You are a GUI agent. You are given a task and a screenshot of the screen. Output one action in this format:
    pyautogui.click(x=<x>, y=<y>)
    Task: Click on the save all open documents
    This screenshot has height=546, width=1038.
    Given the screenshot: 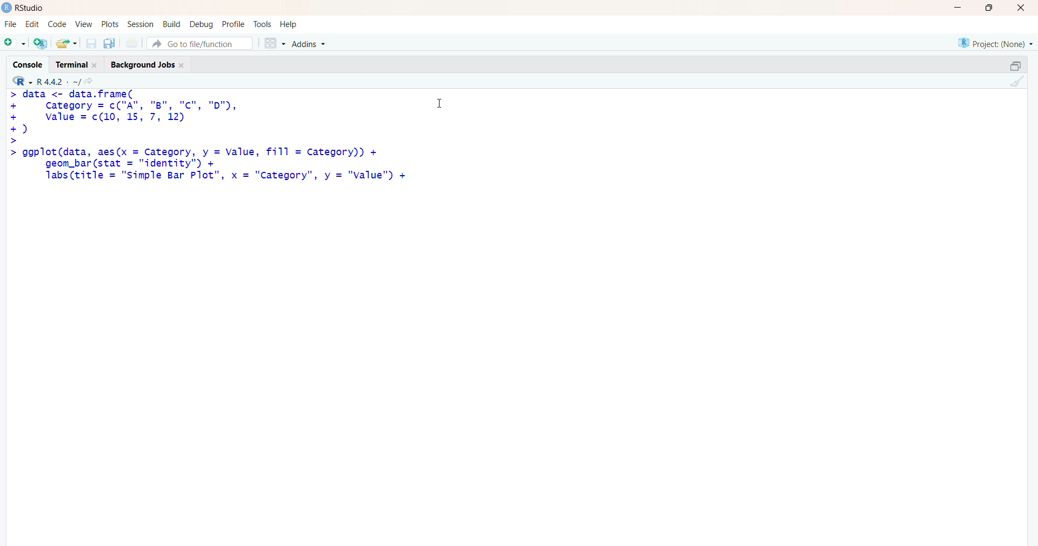 What is the action you would take?
    pyautogui.click(x=109, y=43)
    